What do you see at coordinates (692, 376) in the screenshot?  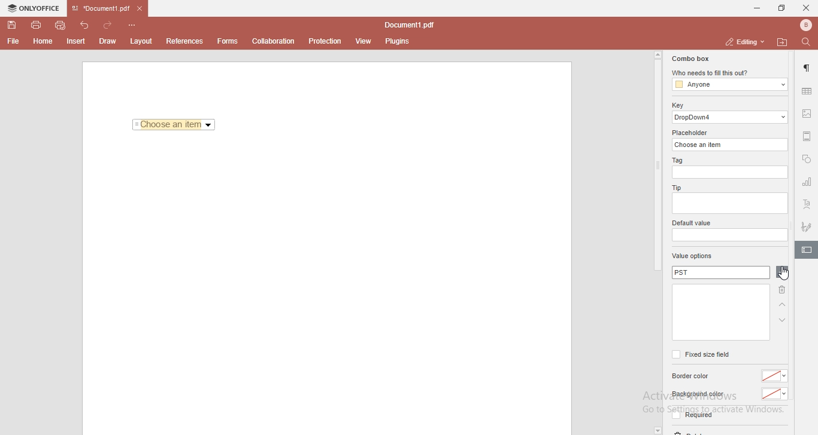 I see `border color` at bounding box center [692, 376].